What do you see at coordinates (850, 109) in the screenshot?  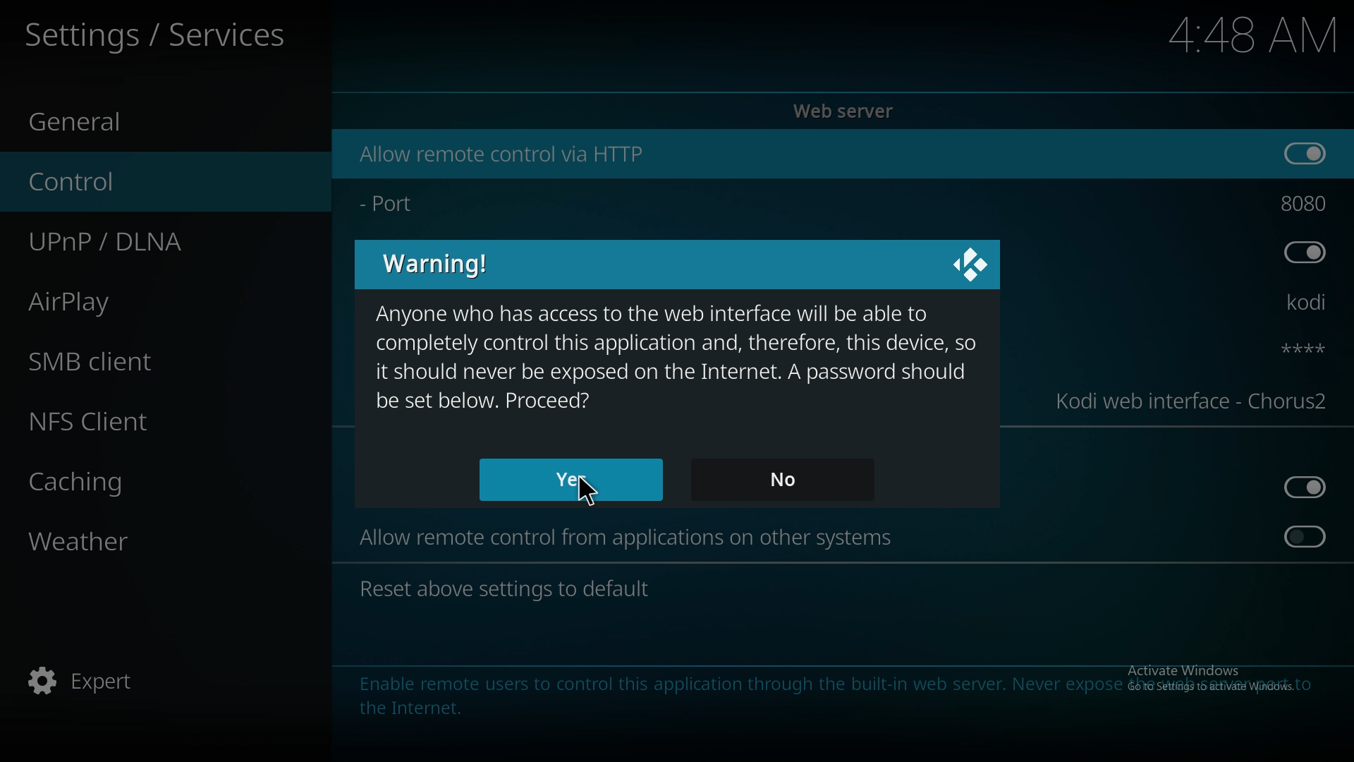 I see `web server` at bounding box center [850, 109].